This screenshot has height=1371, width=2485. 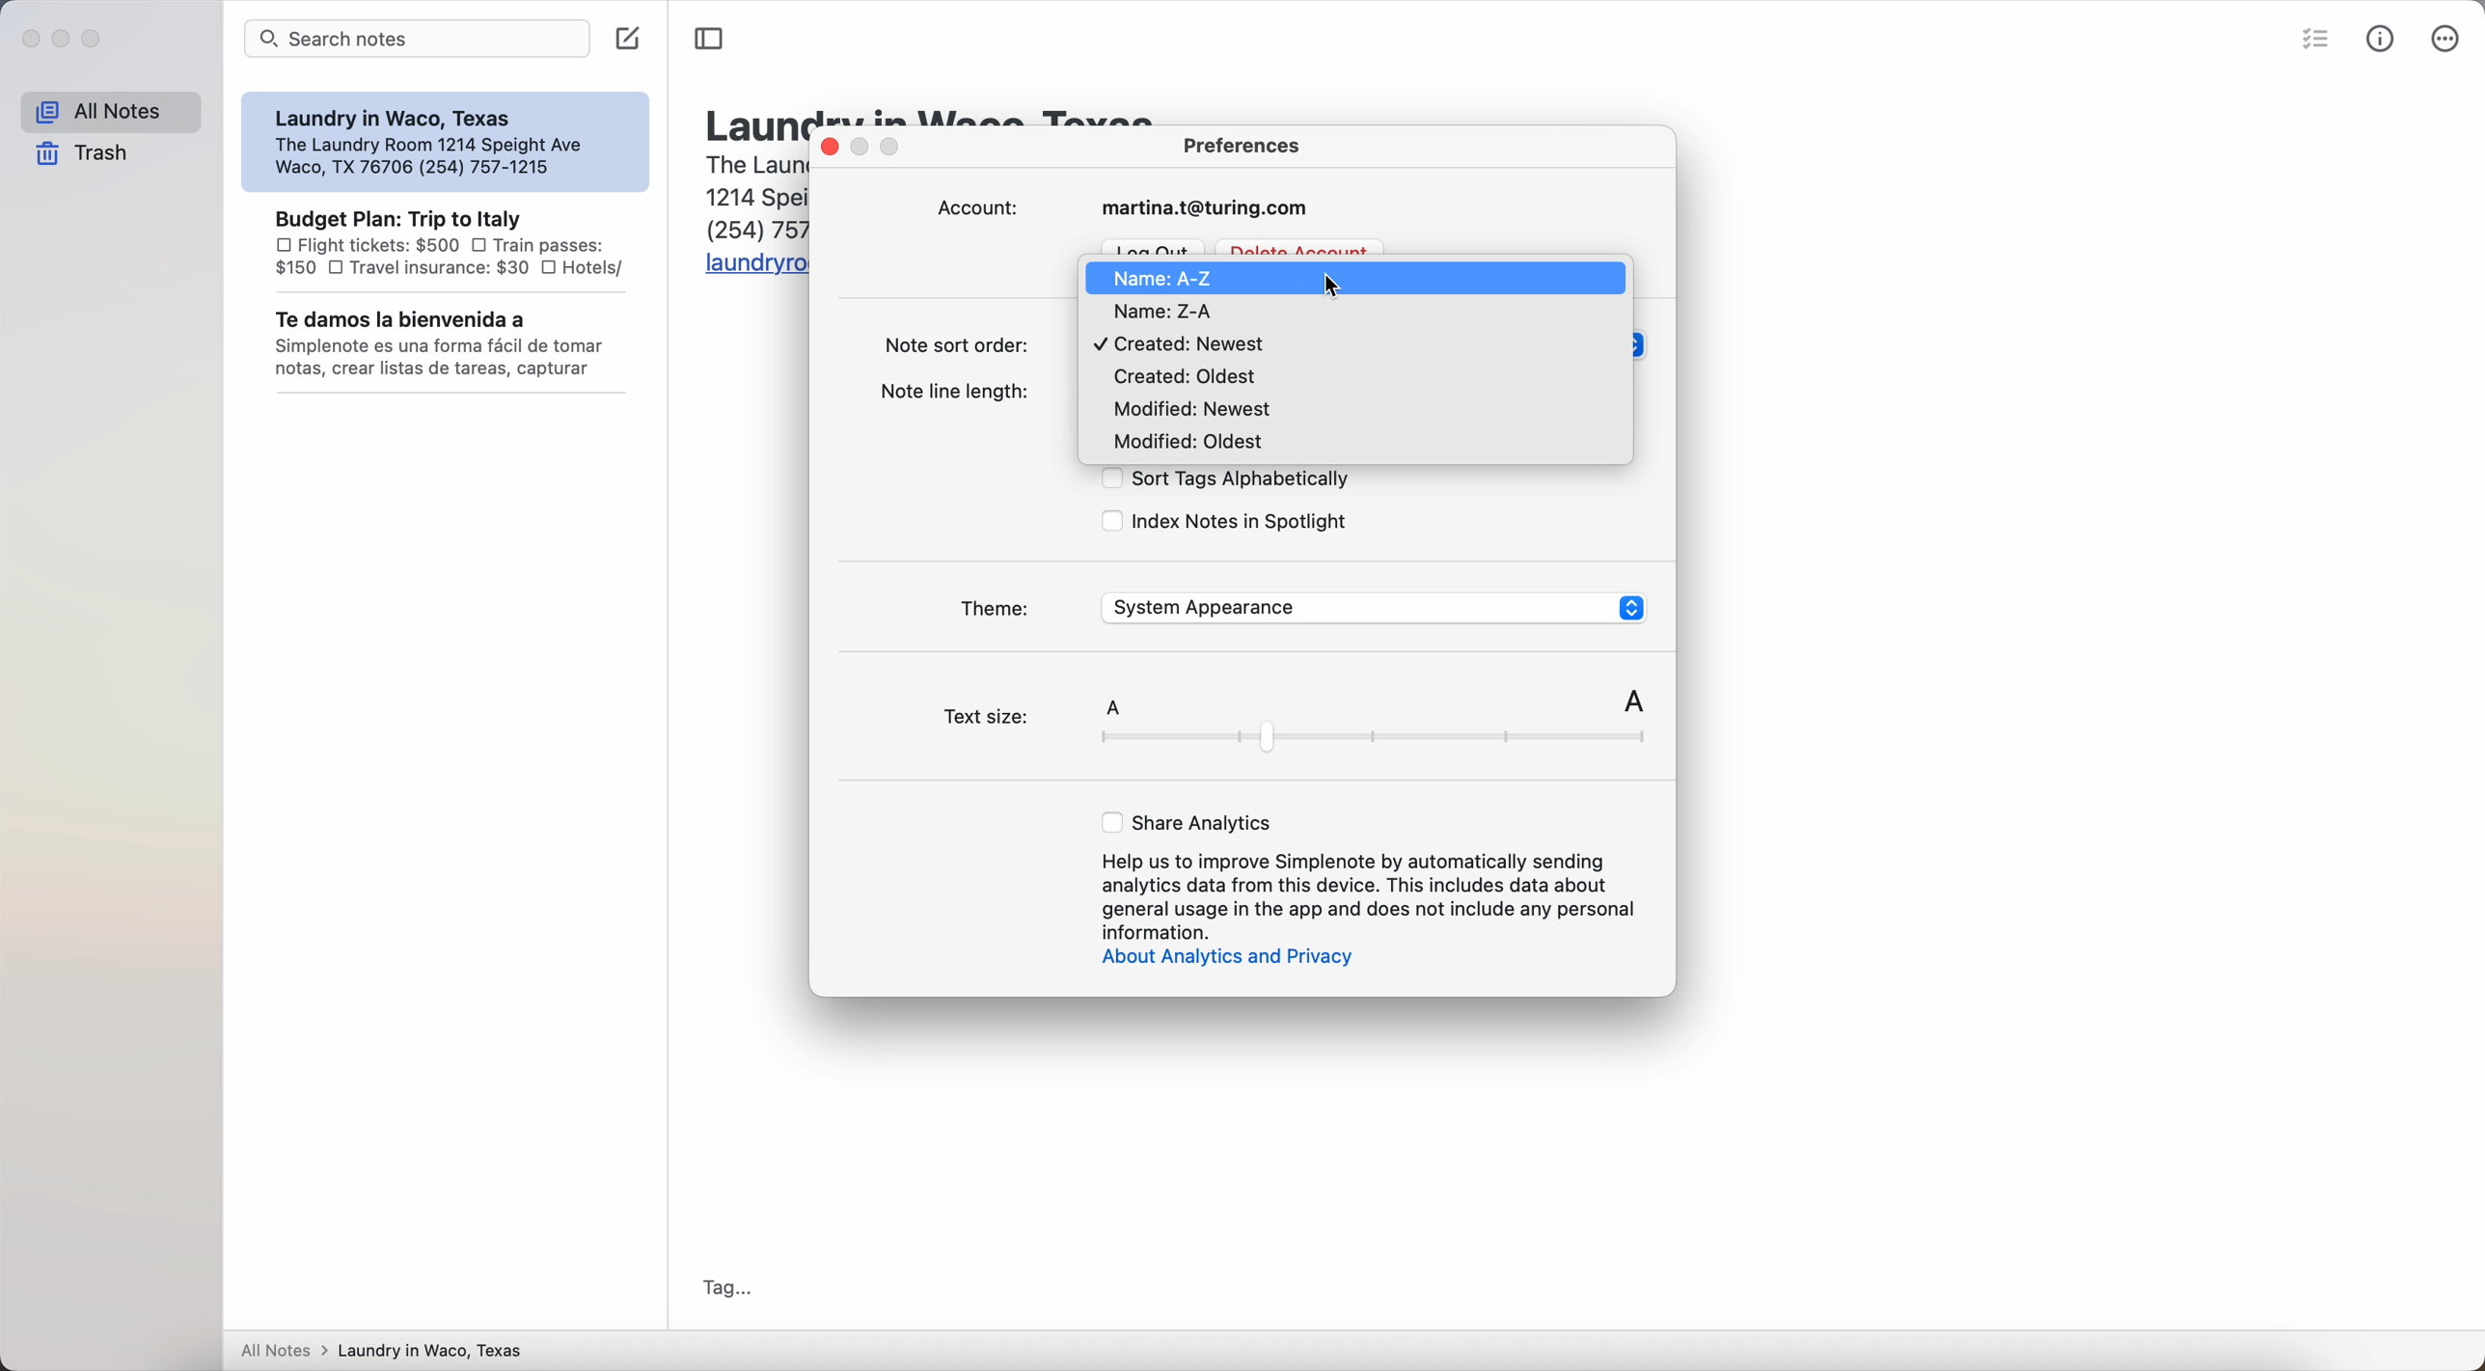 I want to click on Name: Z-A, so click(x=1165, y=314).